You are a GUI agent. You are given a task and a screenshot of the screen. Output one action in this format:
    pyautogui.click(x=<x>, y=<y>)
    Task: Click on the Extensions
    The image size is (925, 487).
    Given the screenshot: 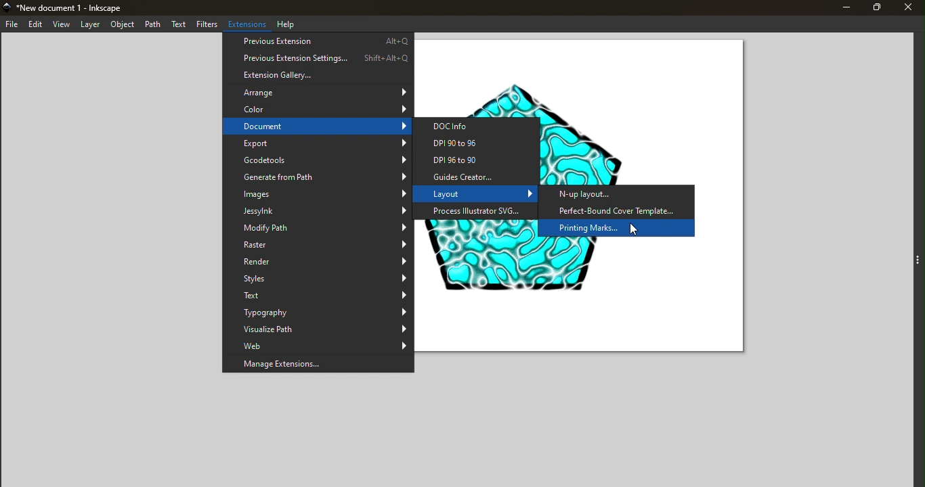 What is the action you would take?
    pyautogui.click(x=249, y=24)
    